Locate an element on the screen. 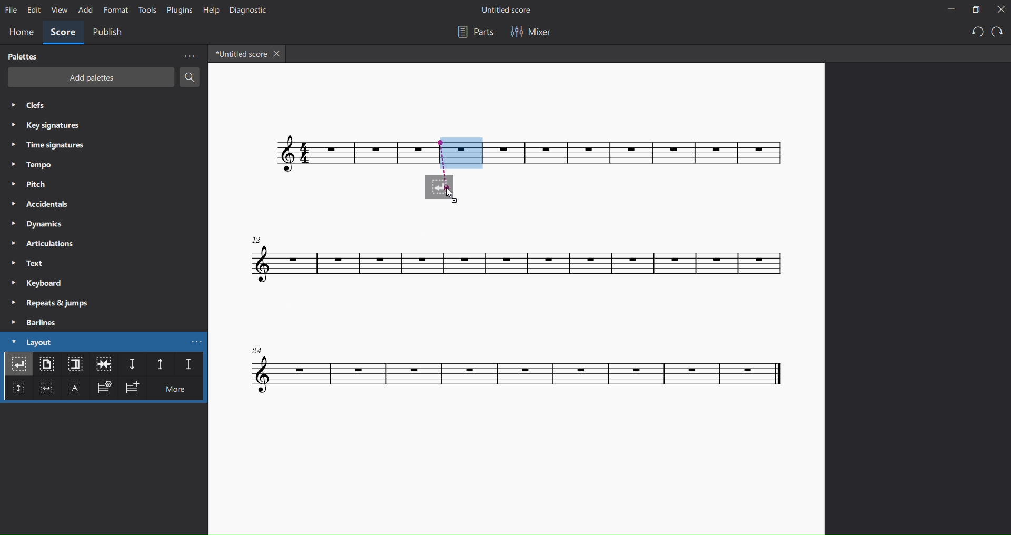 Image resolution: width=1011 pixels, height=535 pixels. system break layout is located at coordinates (18, 366).